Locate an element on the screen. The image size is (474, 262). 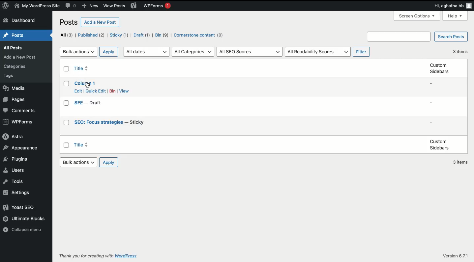
Filter is located at coordinates (361, 51).